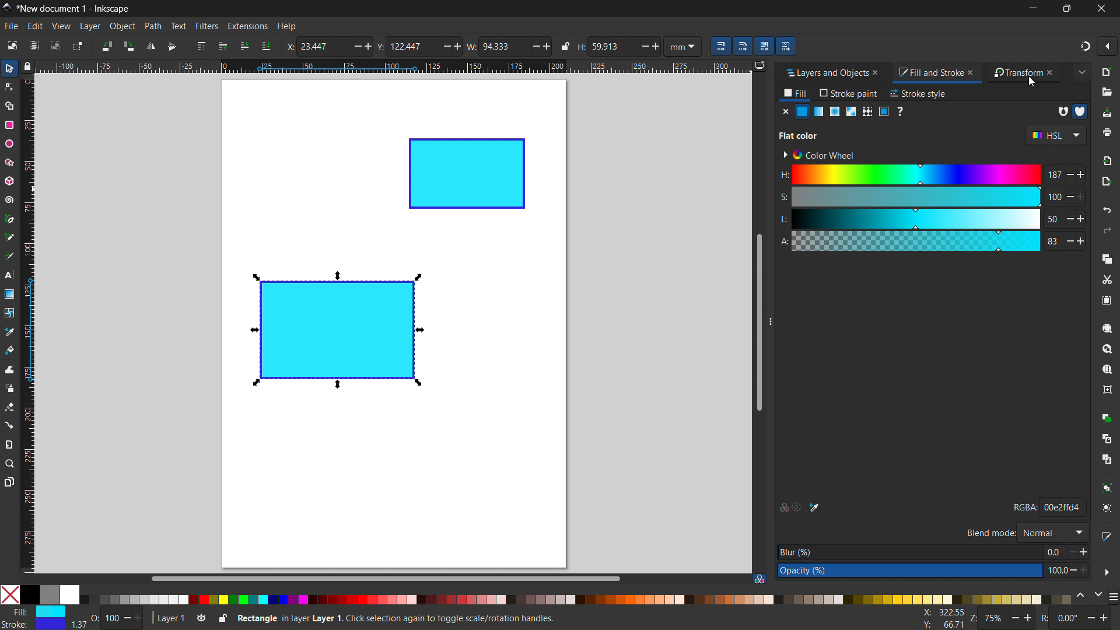  I want to click on White, so click(69, 594).